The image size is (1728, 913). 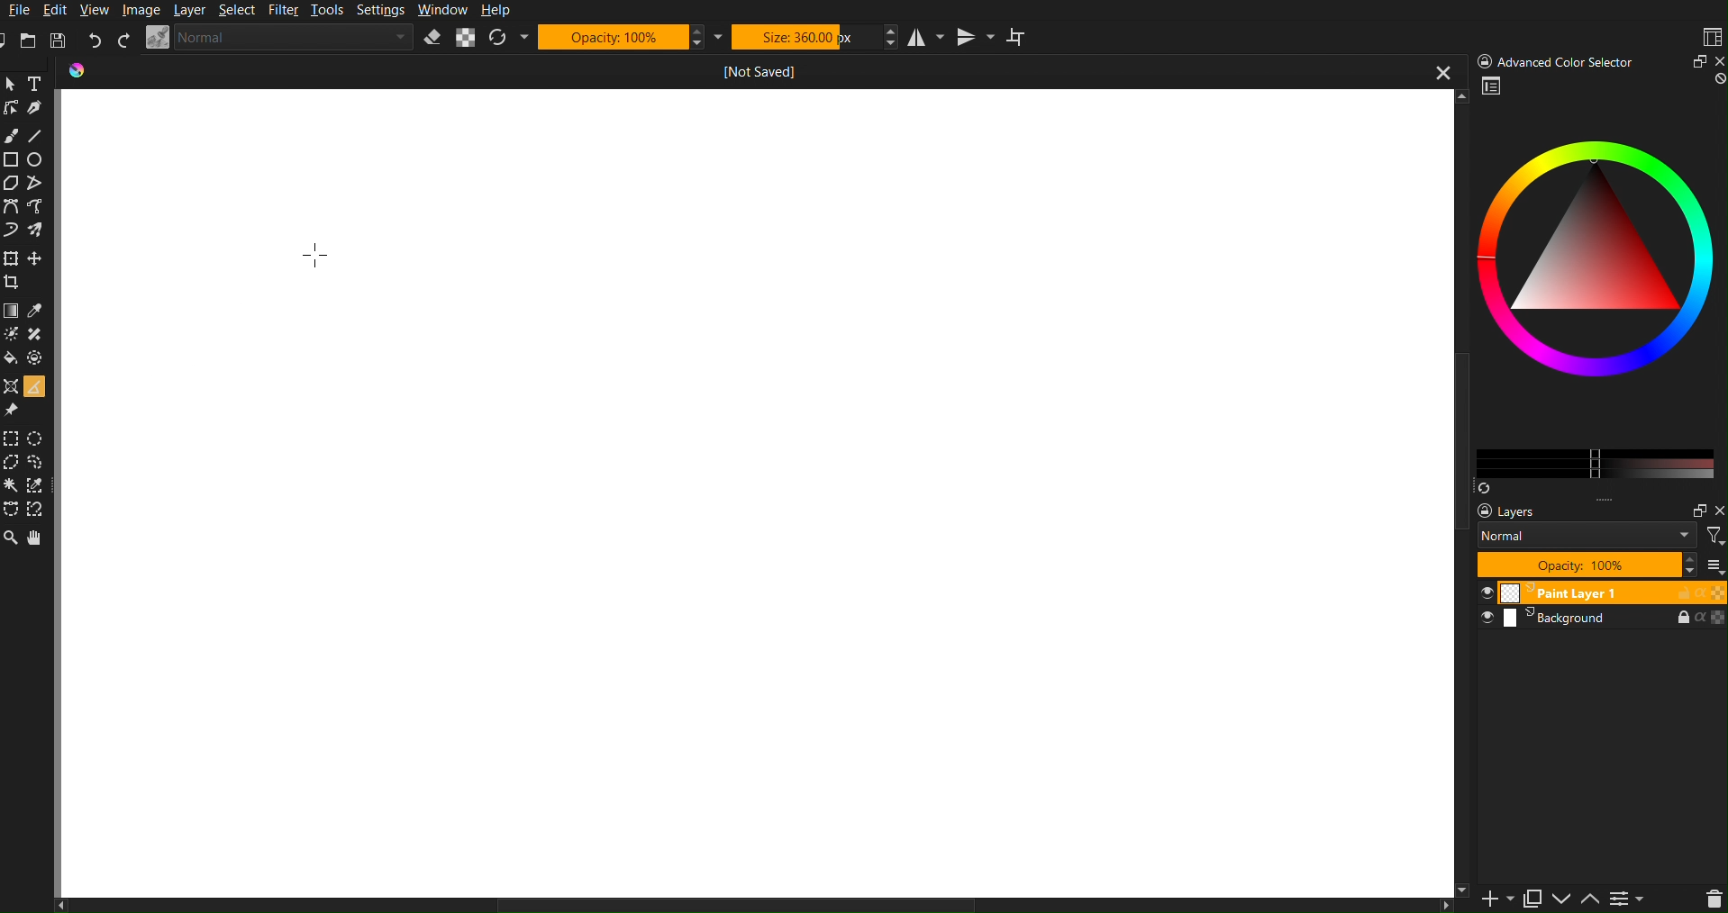 I want to click on Background, so click(x=1601, y=619).